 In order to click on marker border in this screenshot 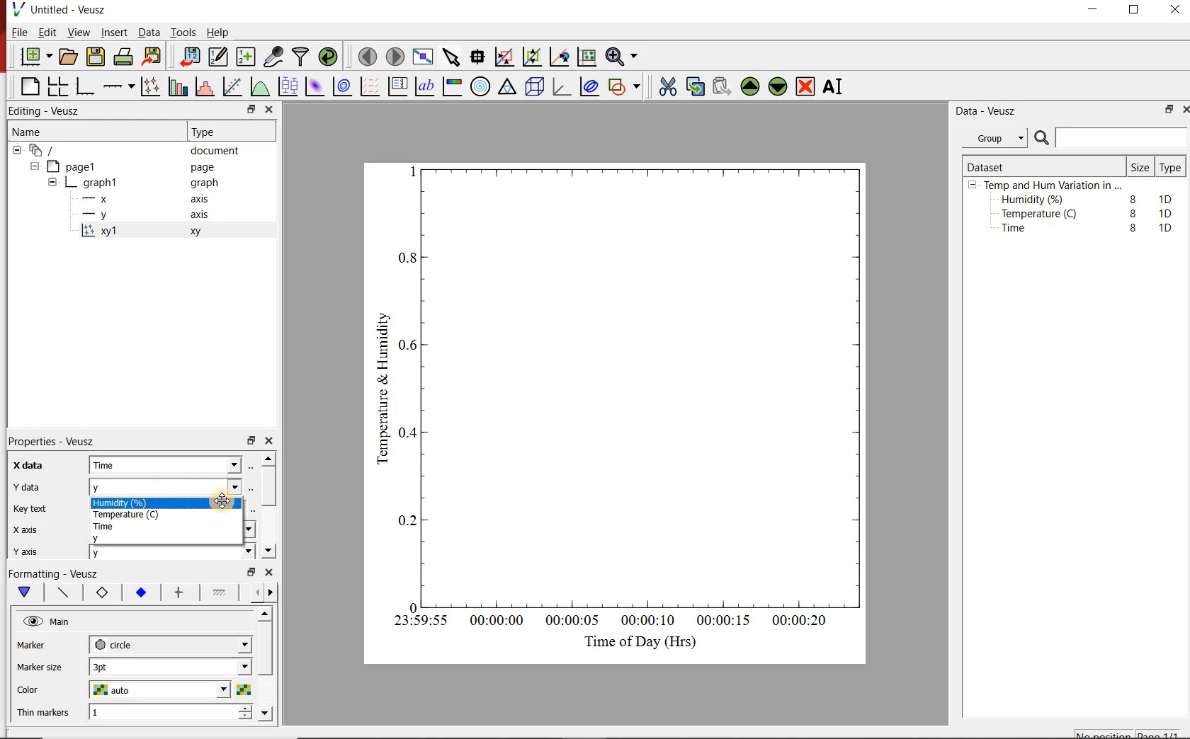, I will do `click(103, 595)`.